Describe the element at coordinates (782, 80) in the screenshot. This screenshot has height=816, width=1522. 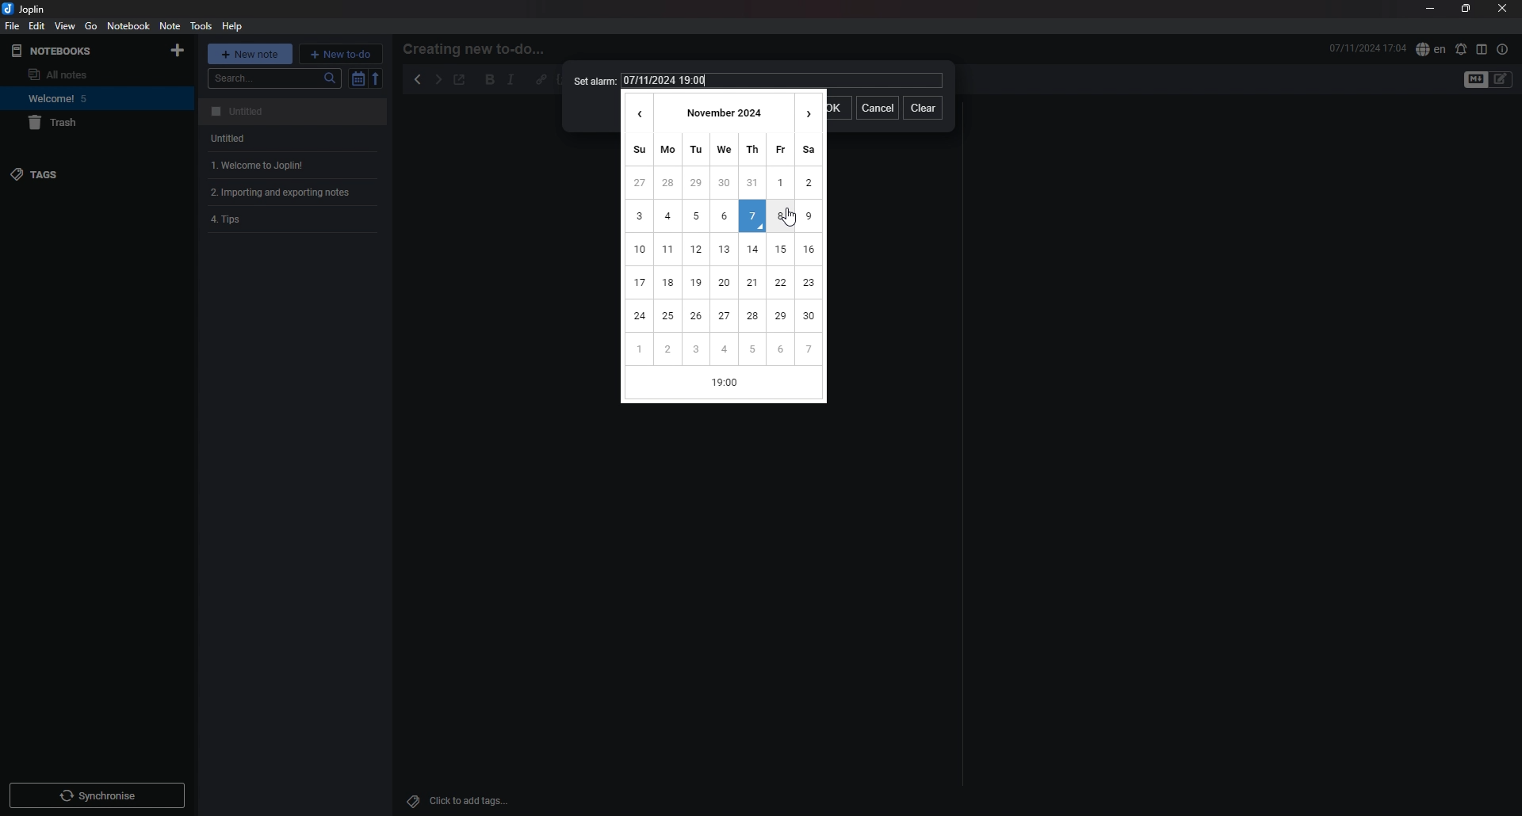
I see `date and time` at that location.